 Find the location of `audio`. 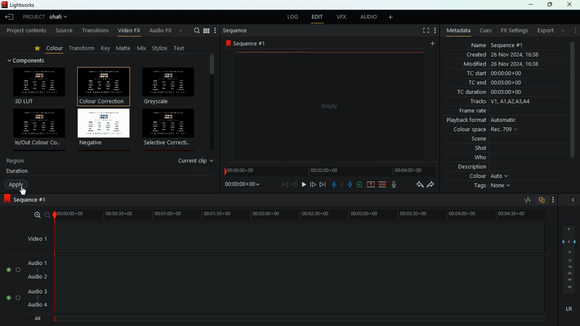

audio is located at coordinates (367, 17).